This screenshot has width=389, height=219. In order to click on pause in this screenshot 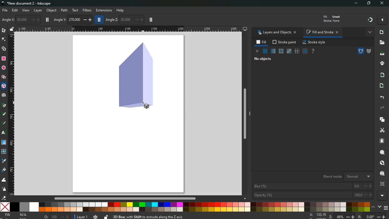, I will do `click(47, 20)`.